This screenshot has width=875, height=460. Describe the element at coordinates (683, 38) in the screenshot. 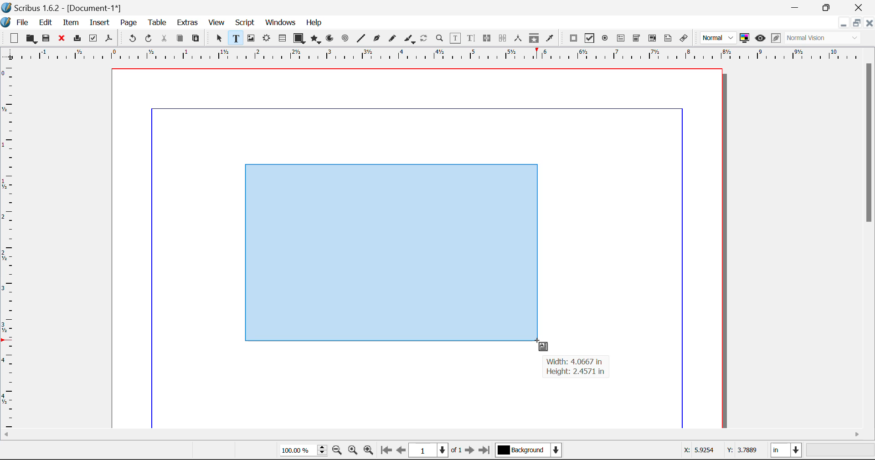

I see `Link Annotation` at that location.